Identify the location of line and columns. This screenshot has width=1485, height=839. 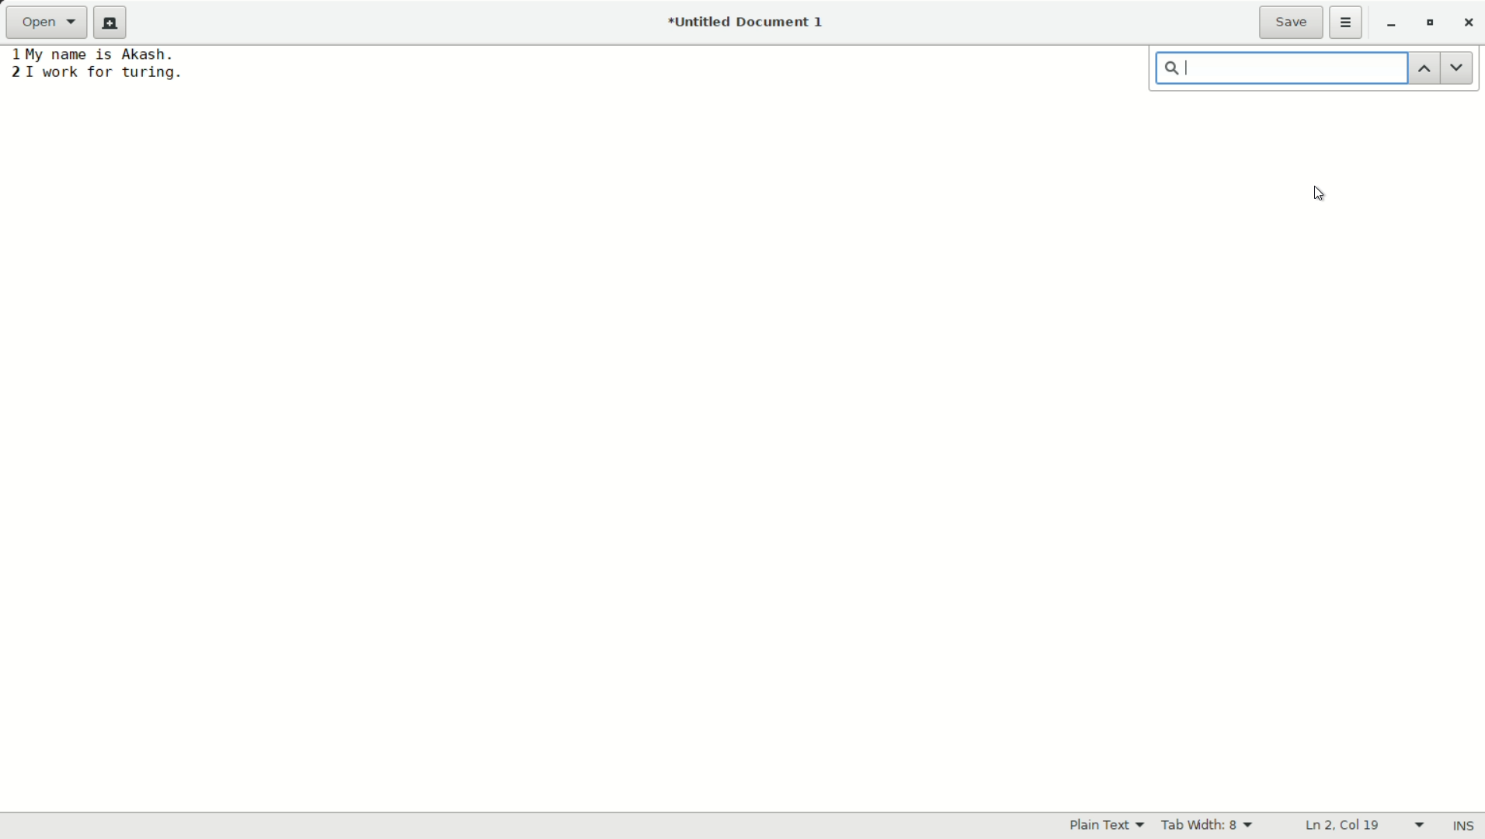
(1366, 824).